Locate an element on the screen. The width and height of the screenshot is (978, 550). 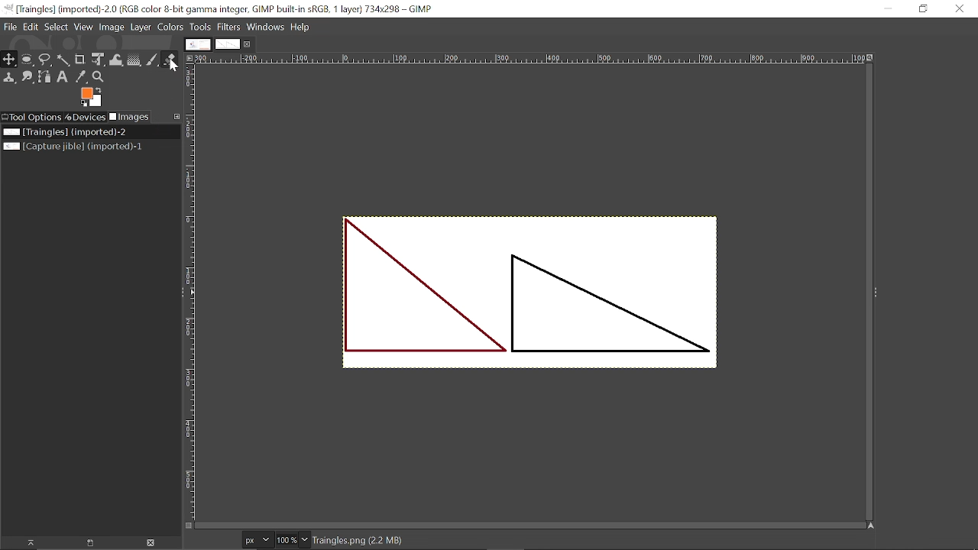
Path tool is located at coordinates (45, 78).